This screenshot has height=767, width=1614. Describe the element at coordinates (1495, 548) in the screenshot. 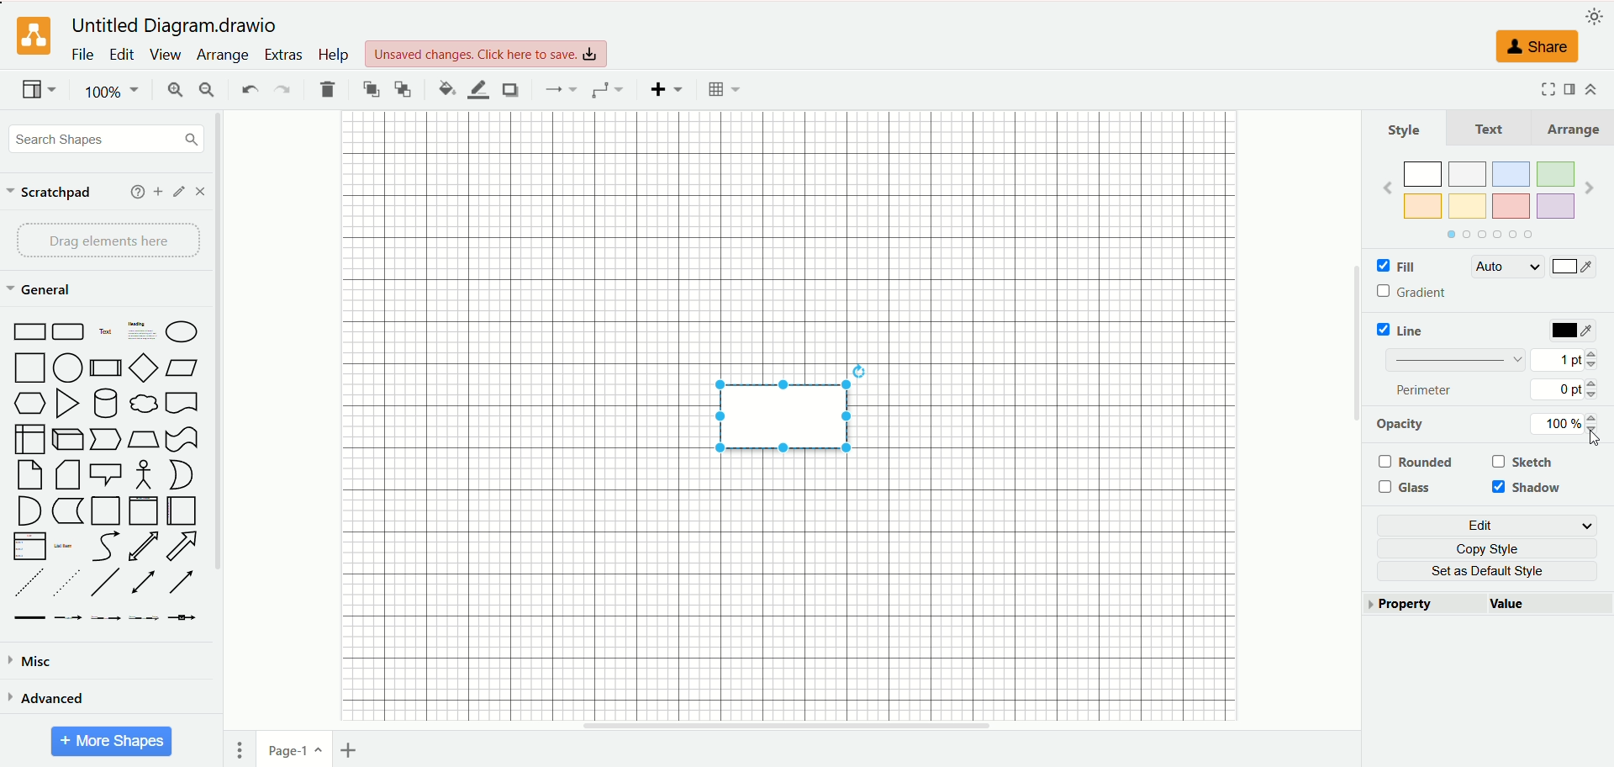

I see `copy style` at that location.